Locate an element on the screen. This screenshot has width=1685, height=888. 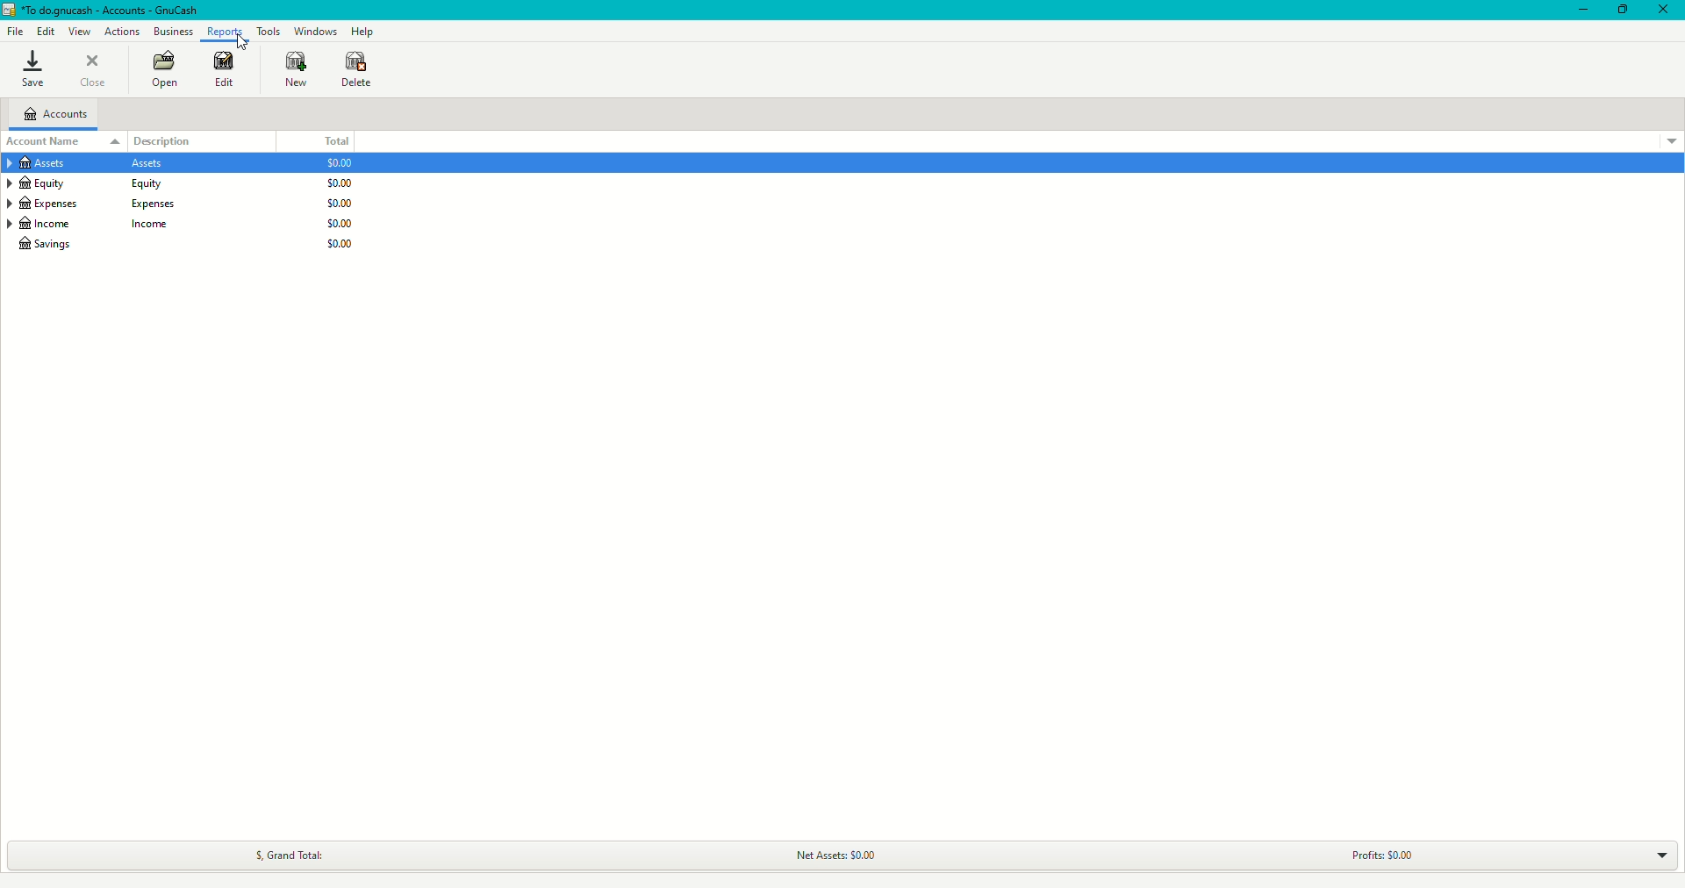
Delete is located at coordinates (357, 70).